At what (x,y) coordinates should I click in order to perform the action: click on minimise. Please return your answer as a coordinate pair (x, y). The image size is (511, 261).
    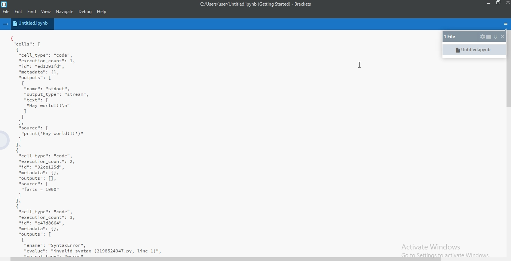
    Looking at the image, I should click on (487, 3).